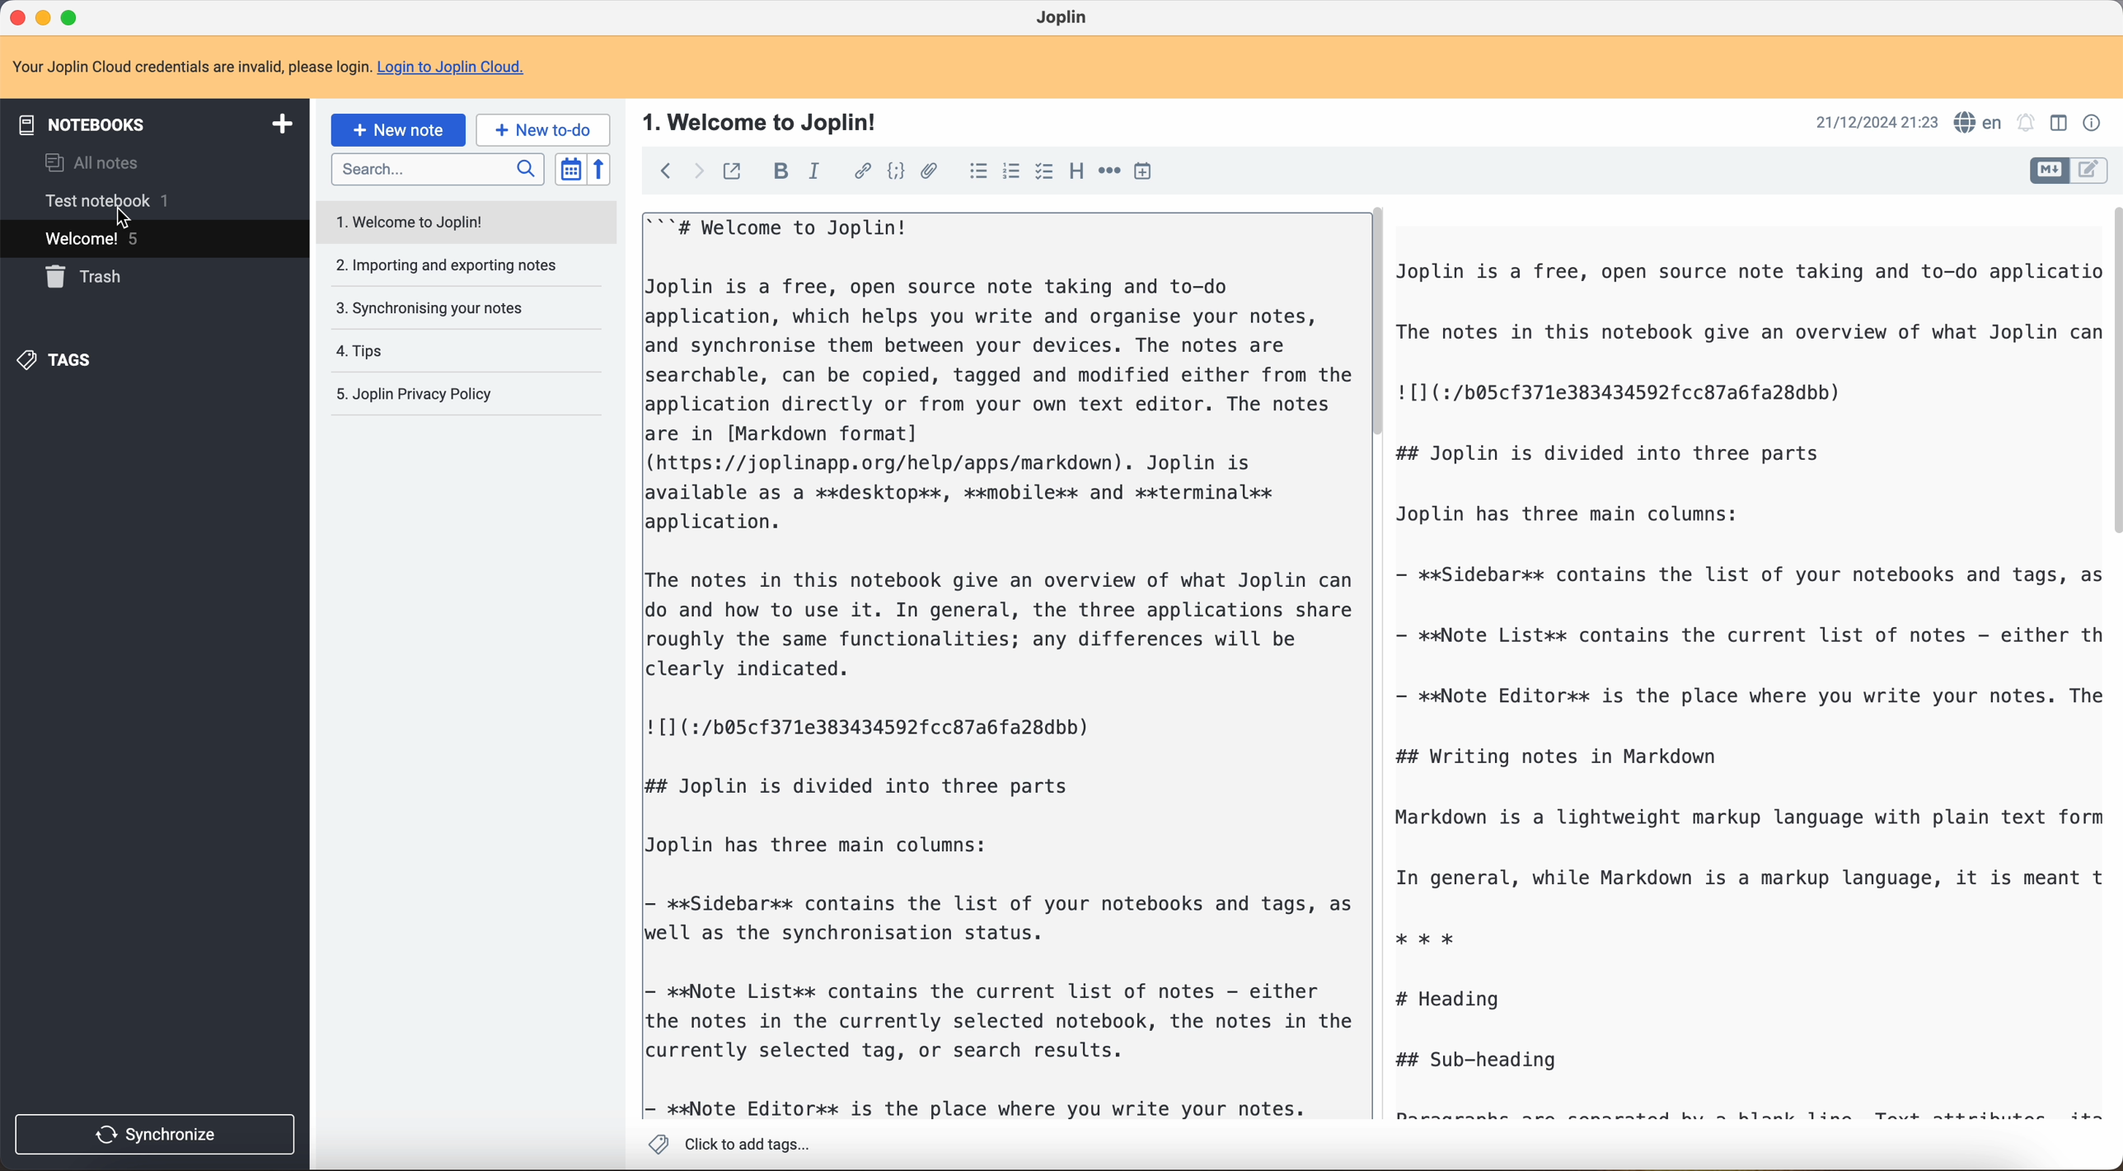  I want to click on heading, so click(1076, 174).